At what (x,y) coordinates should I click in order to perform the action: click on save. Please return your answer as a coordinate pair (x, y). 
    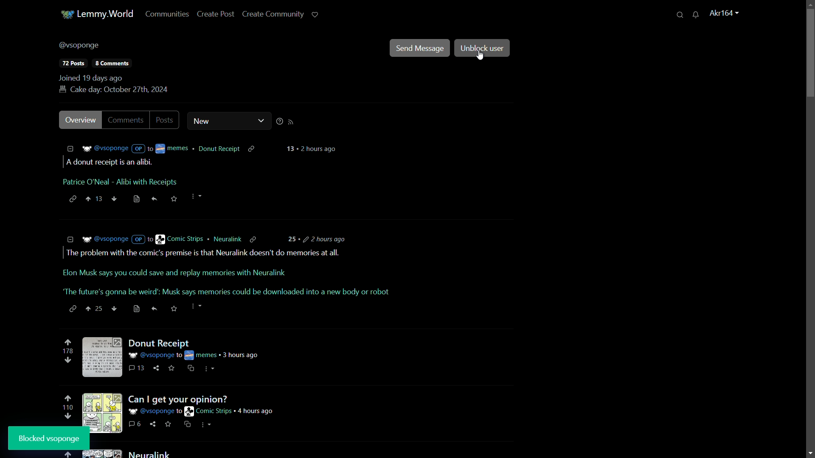
    Looking at the image, I should click on (173, 370).